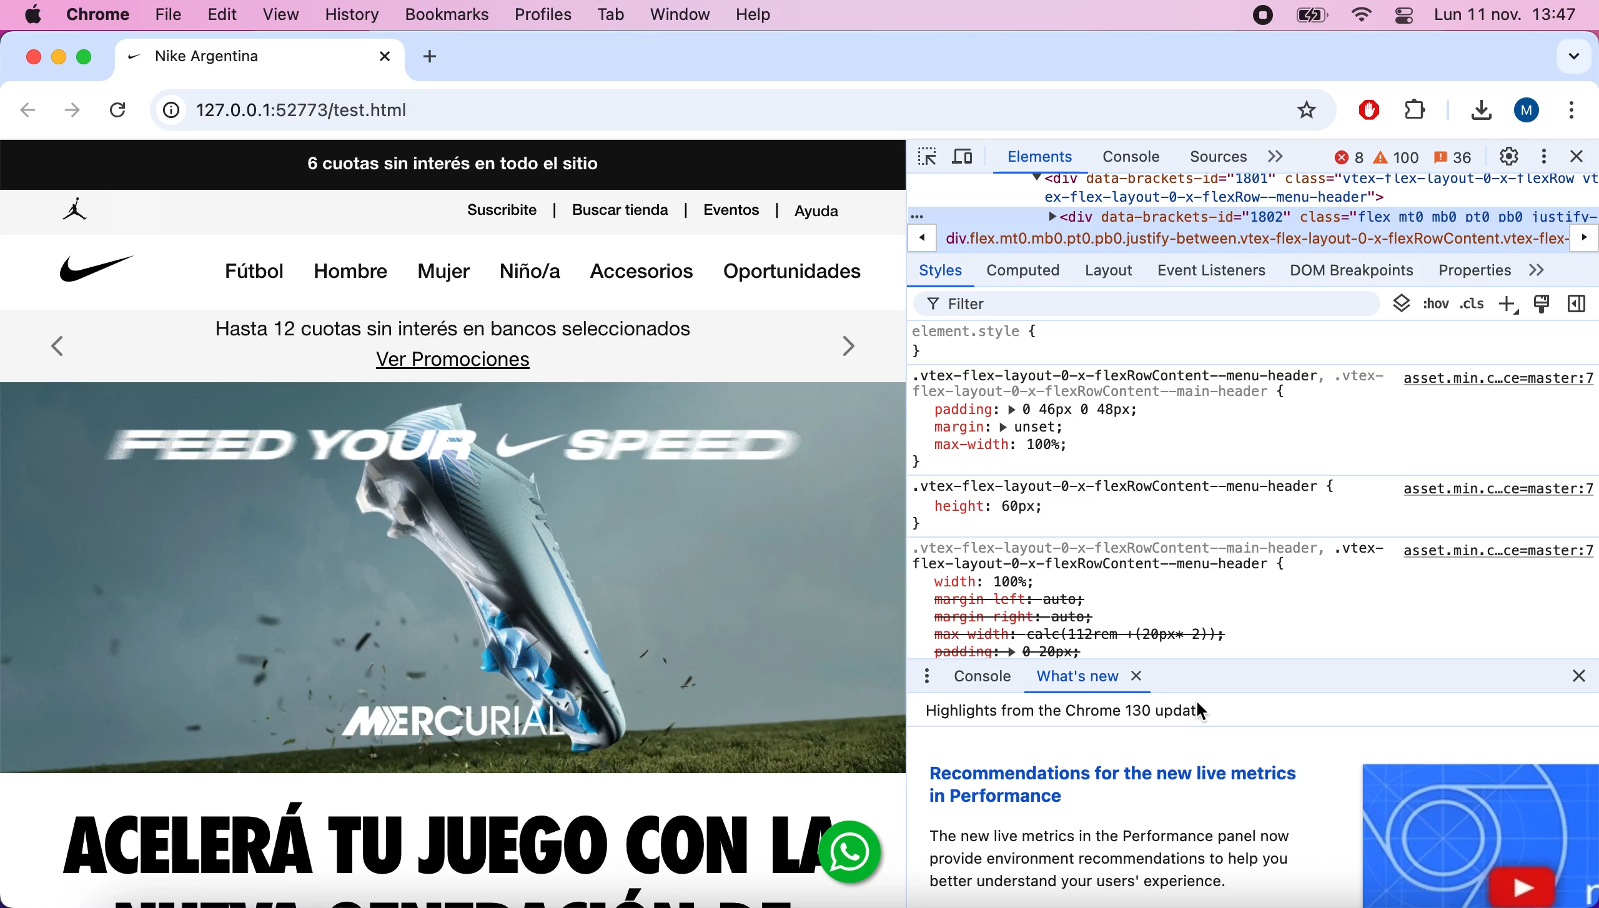 Image resolution: width=1599 pixels, height=908 pixels. Describe the element at coordinates (923, 158) in the screenshot. I see `select an element in the page` at that location.